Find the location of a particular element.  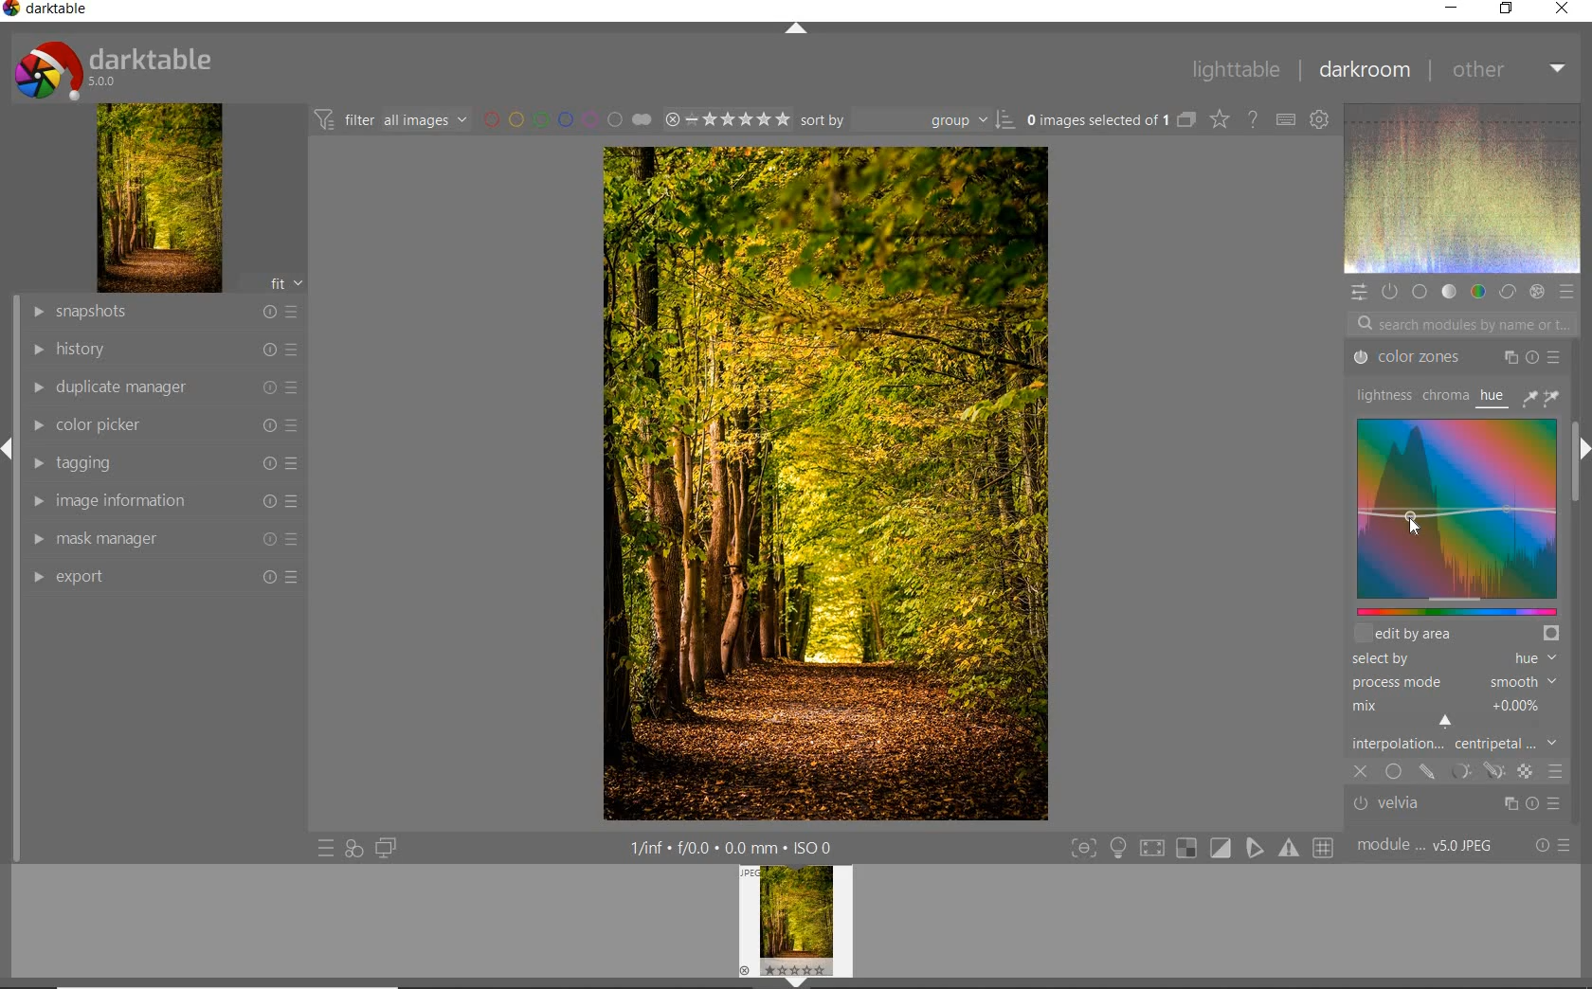

SEARCH MODULES is located at coordinates (1462, 324).